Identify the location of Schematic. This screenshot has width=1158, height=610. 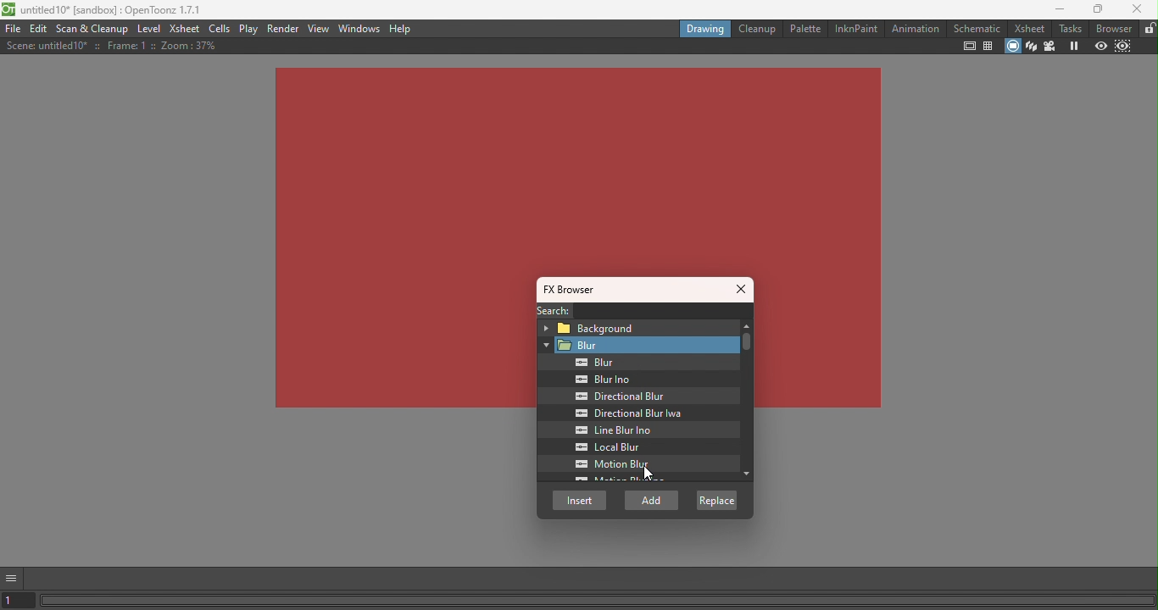
(977, 28).